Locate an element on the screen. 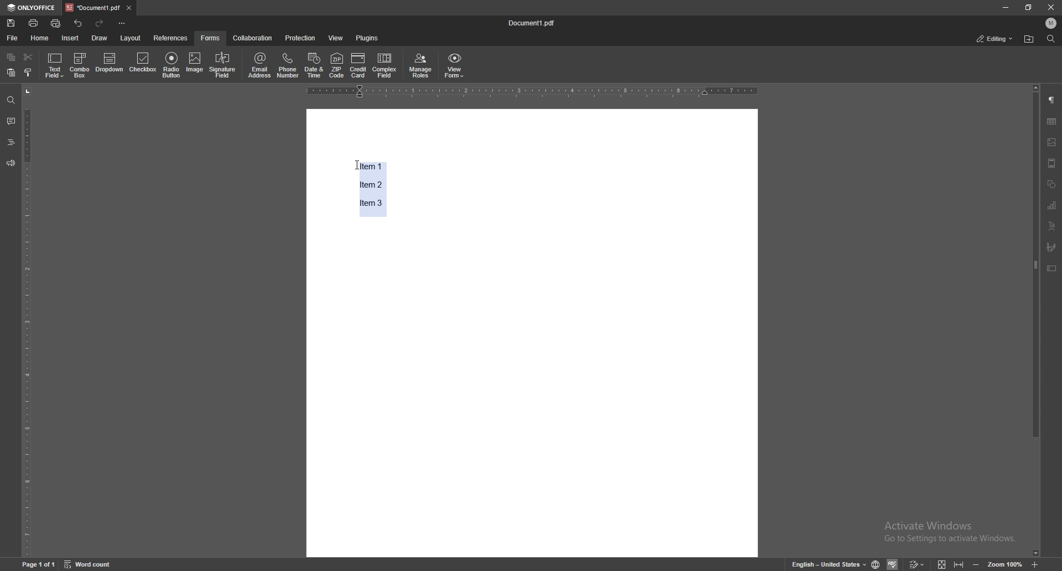  profile is located at coordinates (1050, 23).